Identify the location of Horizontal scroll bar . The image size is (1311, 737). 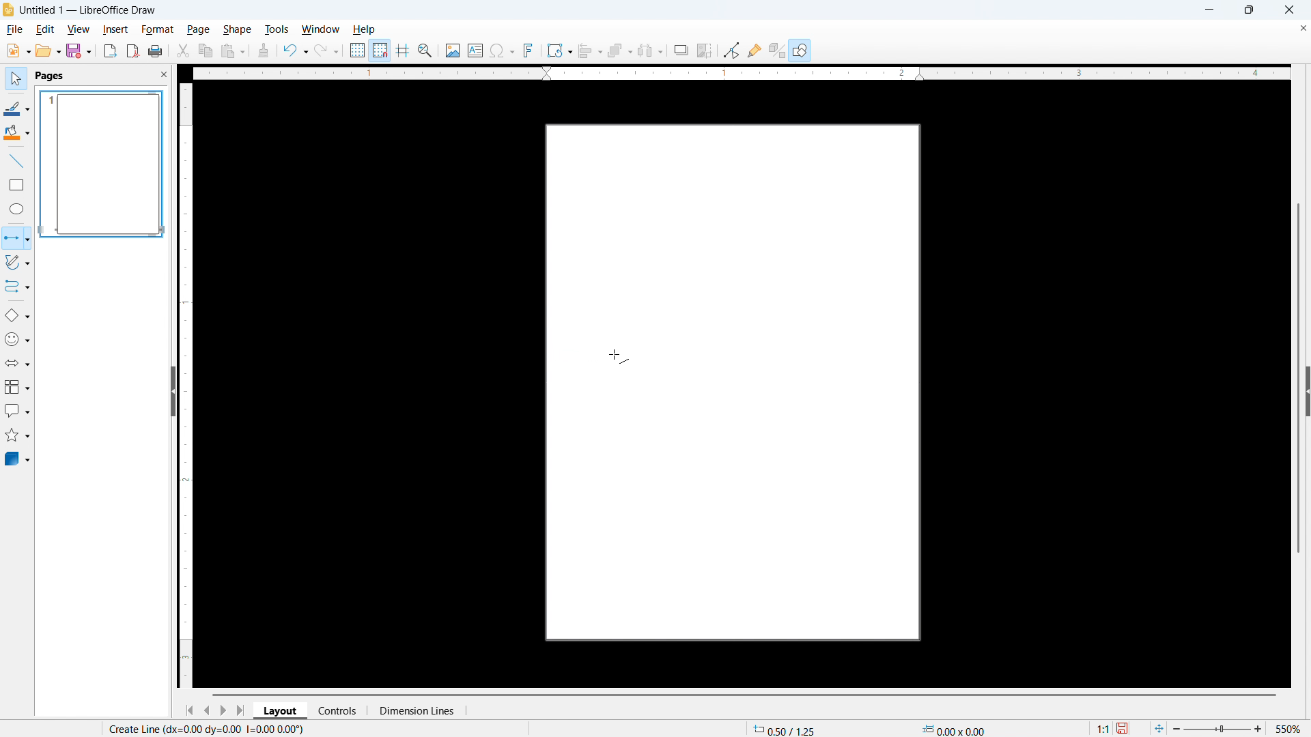
(744, 695).